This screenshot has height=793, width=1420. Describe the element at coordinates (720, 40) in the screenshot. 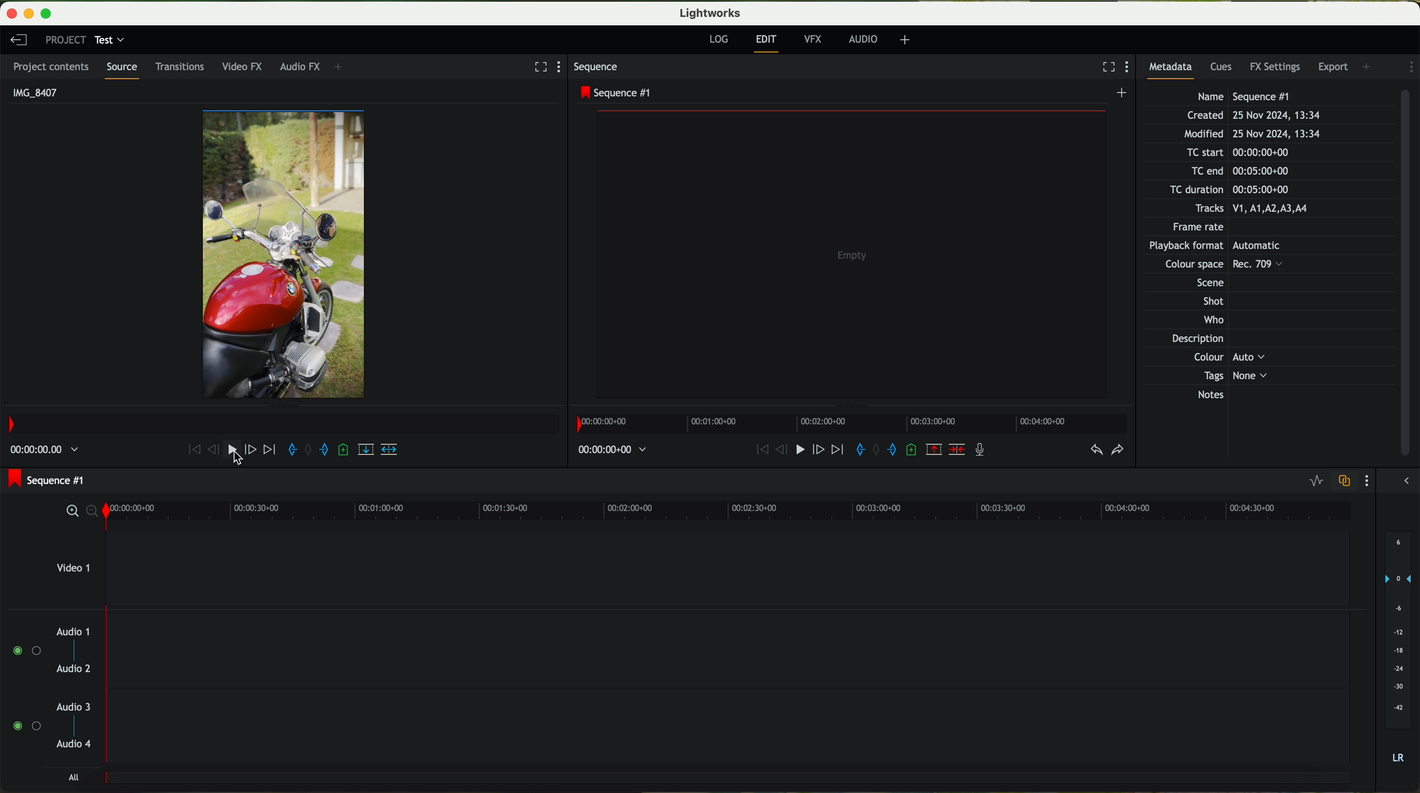

I see `log` at that location.